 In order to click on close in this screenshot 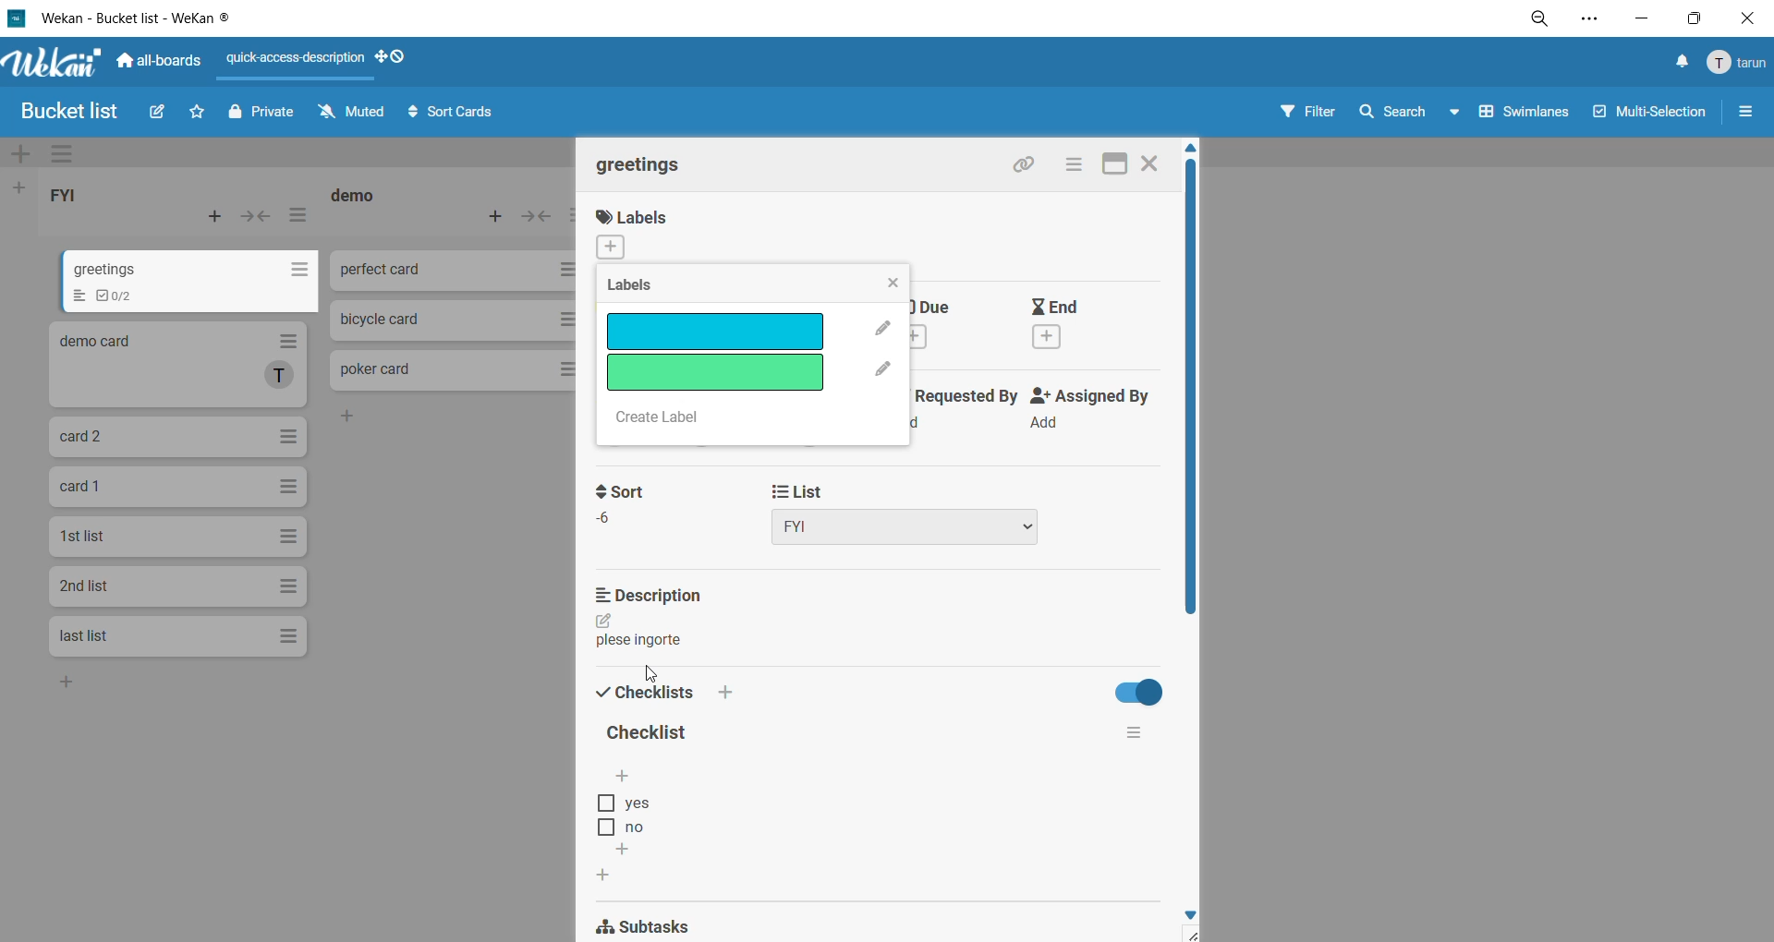, I will do `click(1150, 164)`.